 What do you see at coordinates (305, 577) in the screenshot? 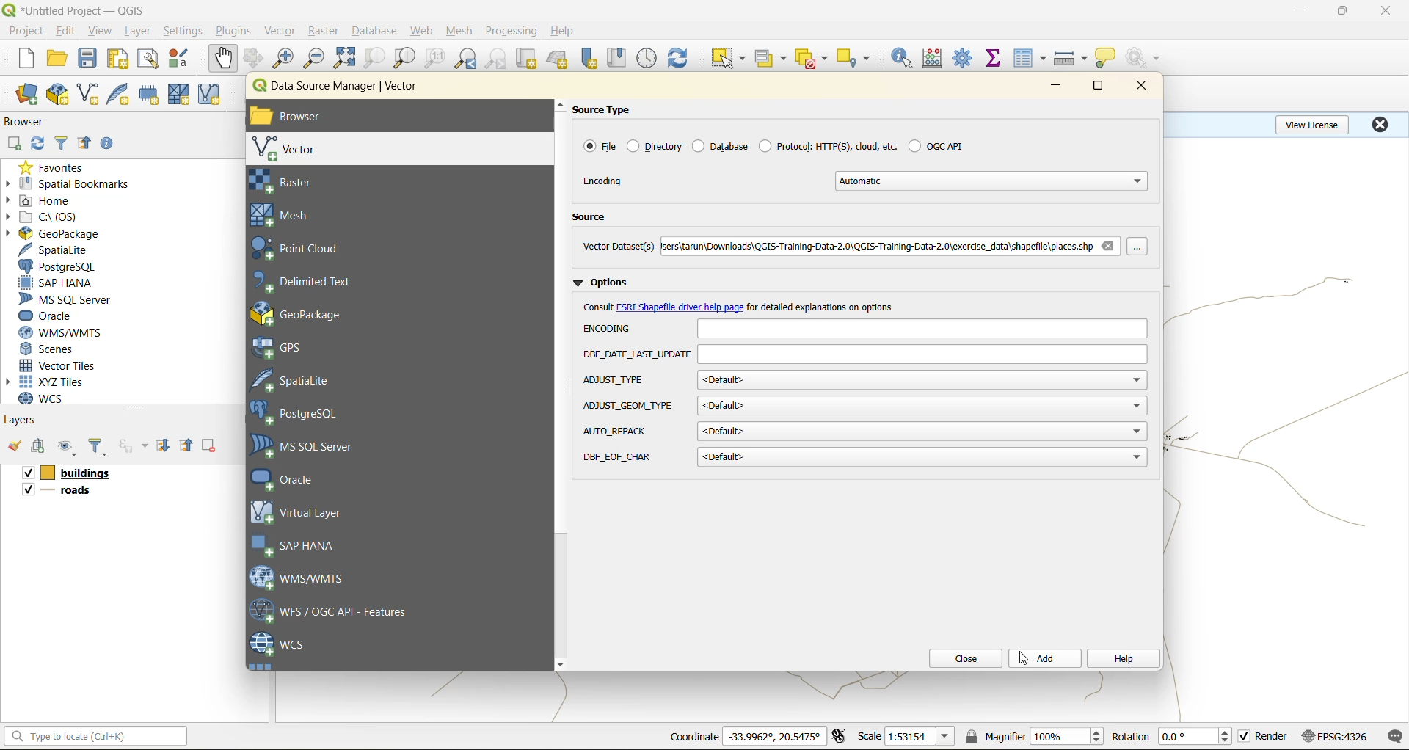
I see `wms/wmts` at bounding box center [305, 577].